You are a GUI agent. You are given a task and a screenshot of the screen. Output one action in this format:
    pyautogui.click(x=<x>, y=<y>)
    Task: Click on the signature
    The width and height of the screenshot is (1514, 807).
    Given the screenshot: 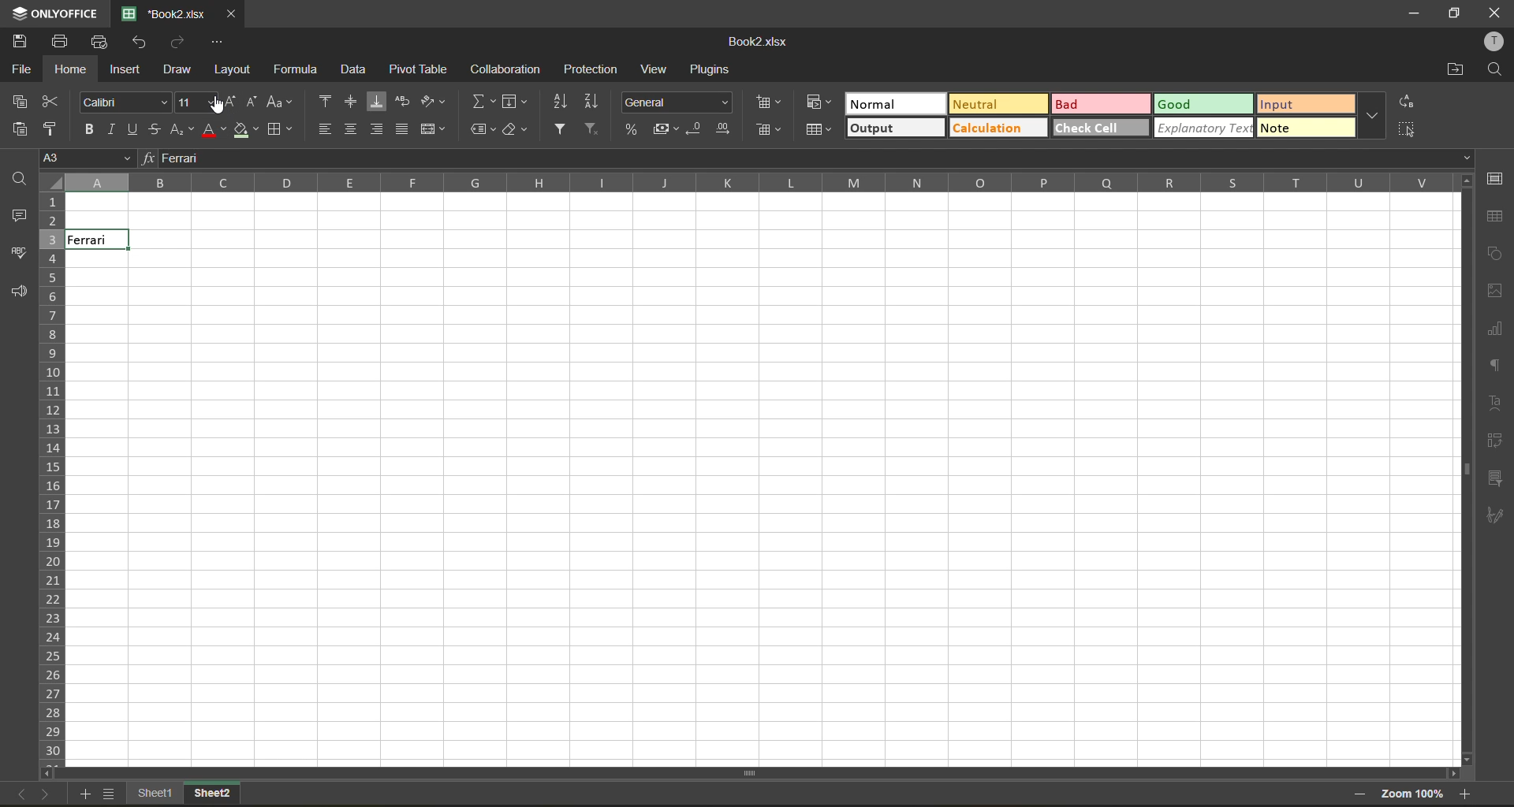 What is the action you would take?
    pyautogui.click(x=1497, y=518)
    